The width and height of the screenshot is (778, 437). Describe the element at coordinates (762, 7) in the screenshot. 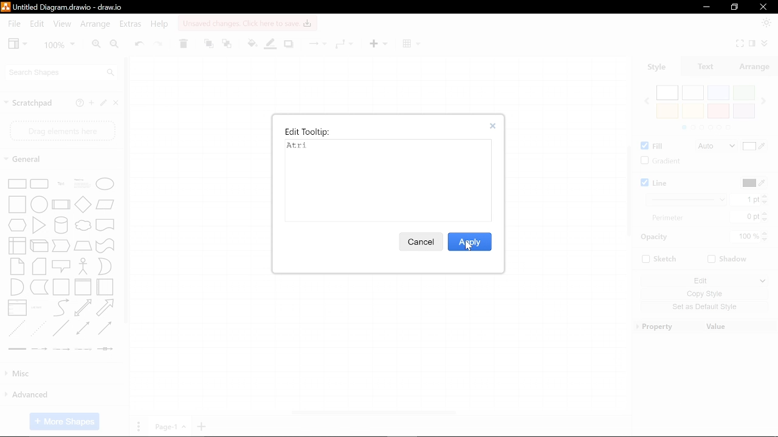

I see `Close window` at that location.